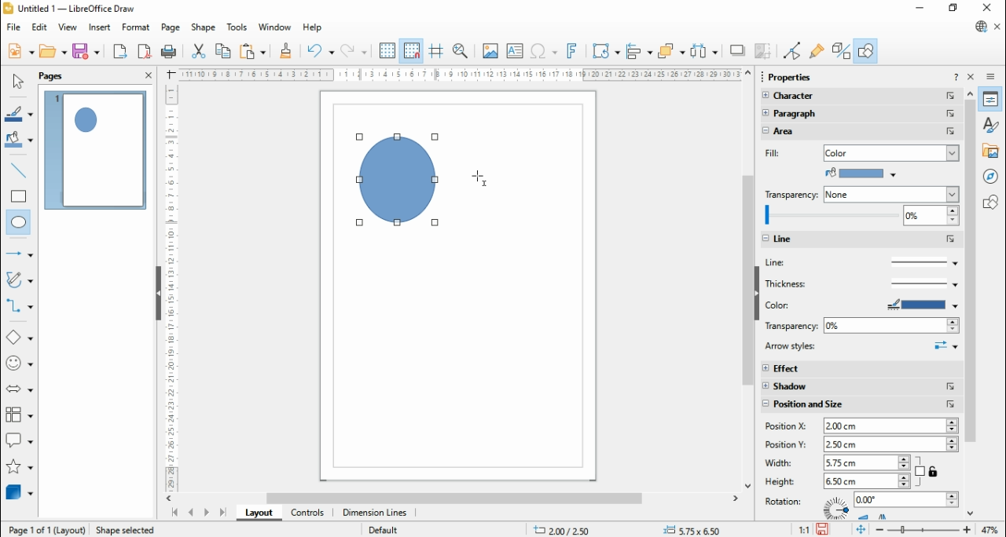  I want to click on navigator, so click(993, 176).